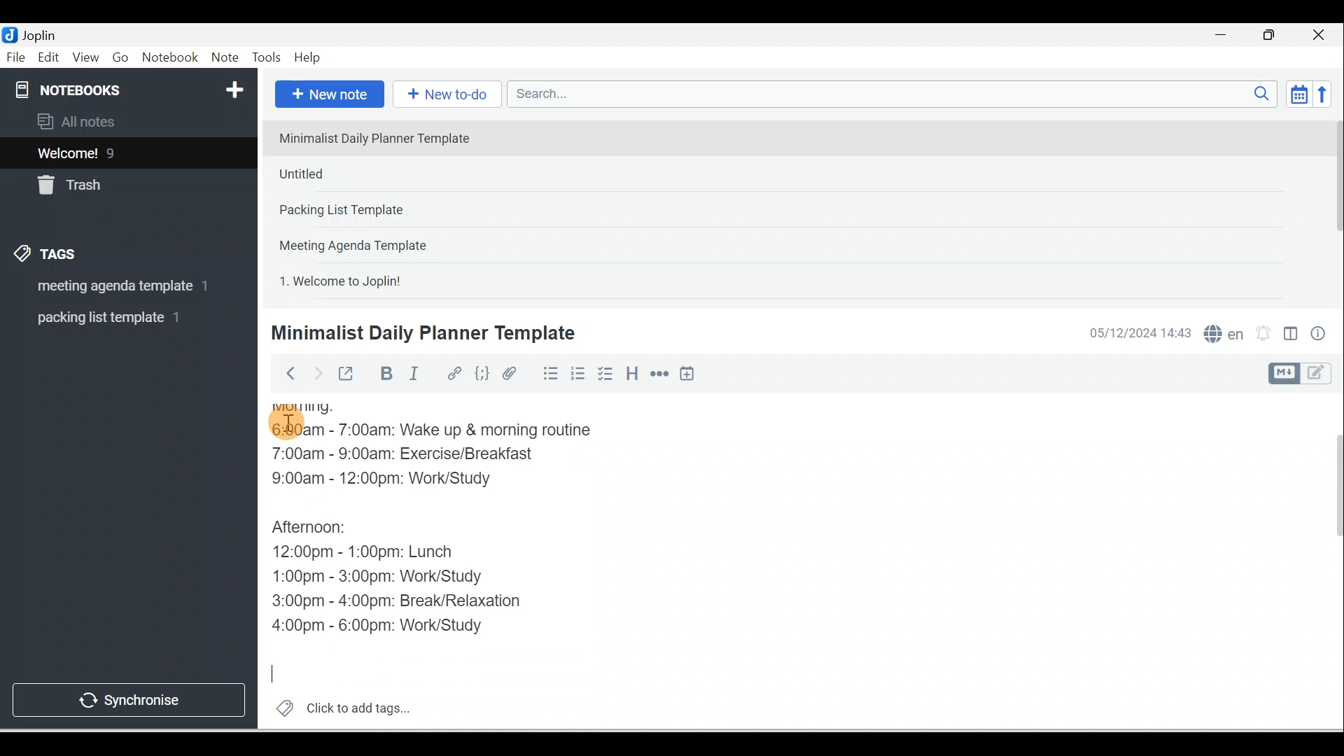  Describe the element at coordinates (384, 374) in the screenshot. I see `Bold` at that location.